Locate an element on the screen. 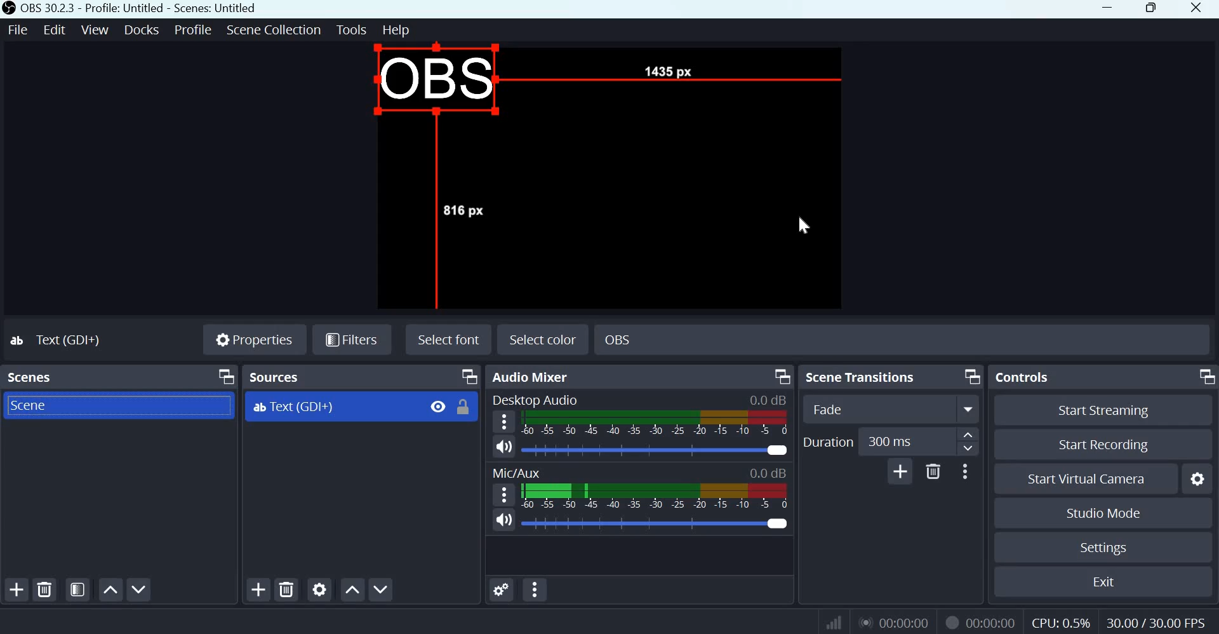  Duration is located at coordinates (828, 443).